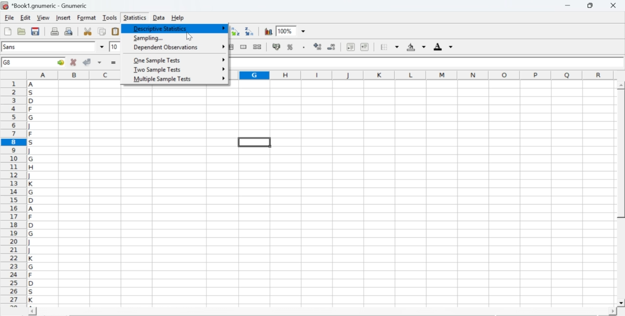  I want to click on scroll bar, so click(621, 194).